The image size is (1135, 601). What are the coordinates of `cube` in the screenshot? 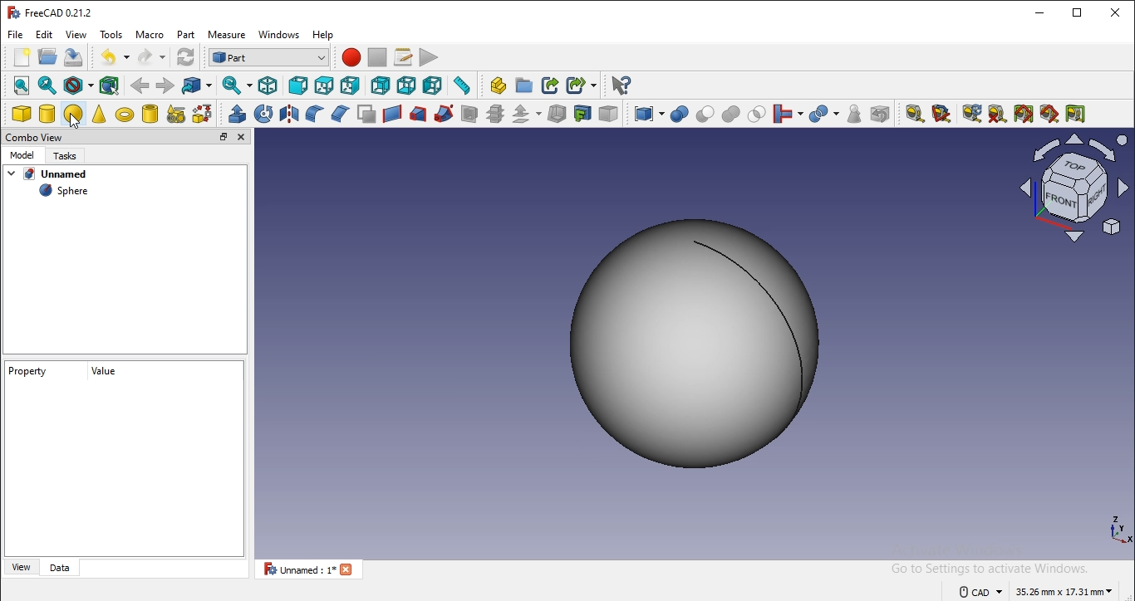 It's located at (20, 113).